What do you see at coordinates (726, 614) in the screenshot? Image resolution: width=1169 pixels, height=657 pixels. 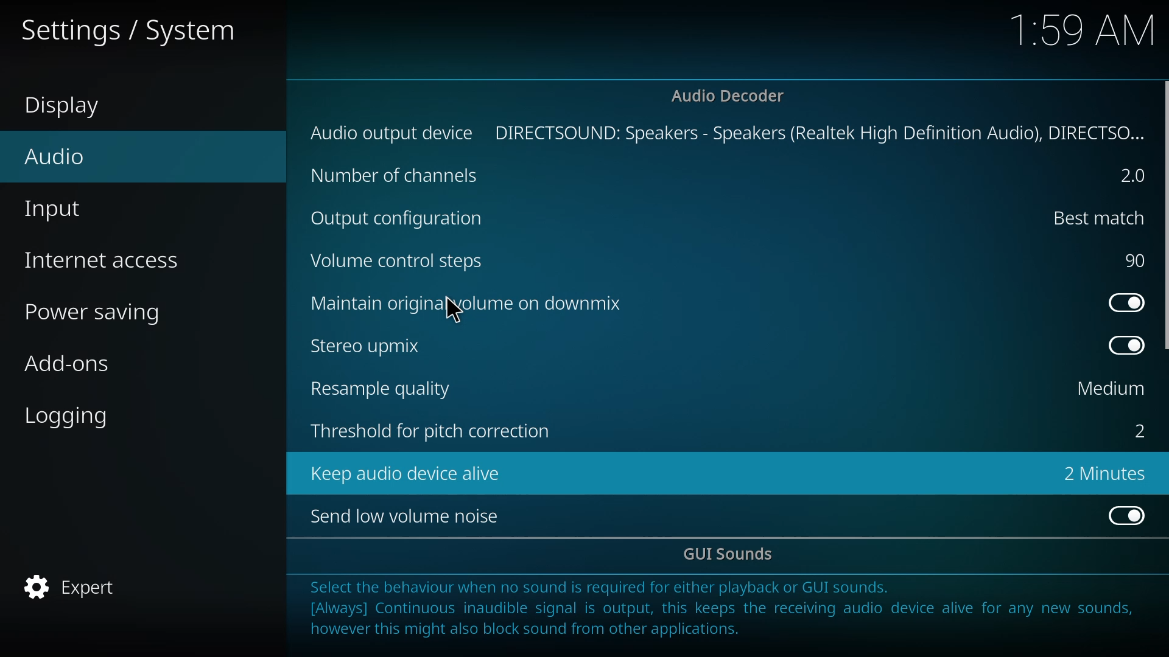 I see `info` at bounding box center [726, 614].